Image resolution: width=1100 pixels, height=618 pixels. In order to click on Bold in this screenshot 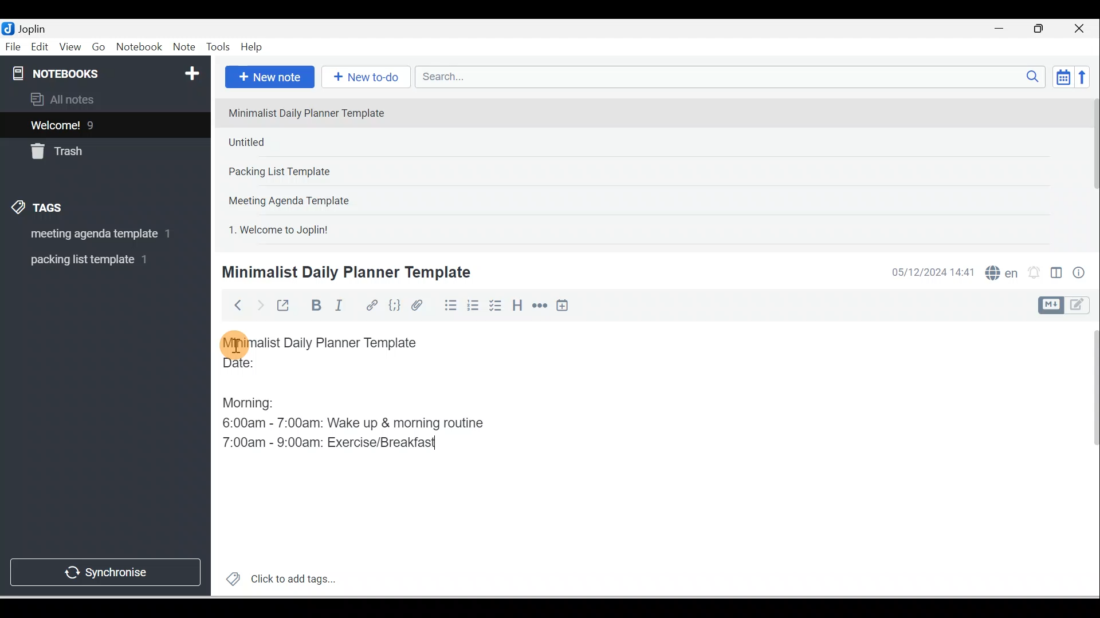, I will do `click(315, 306)`.